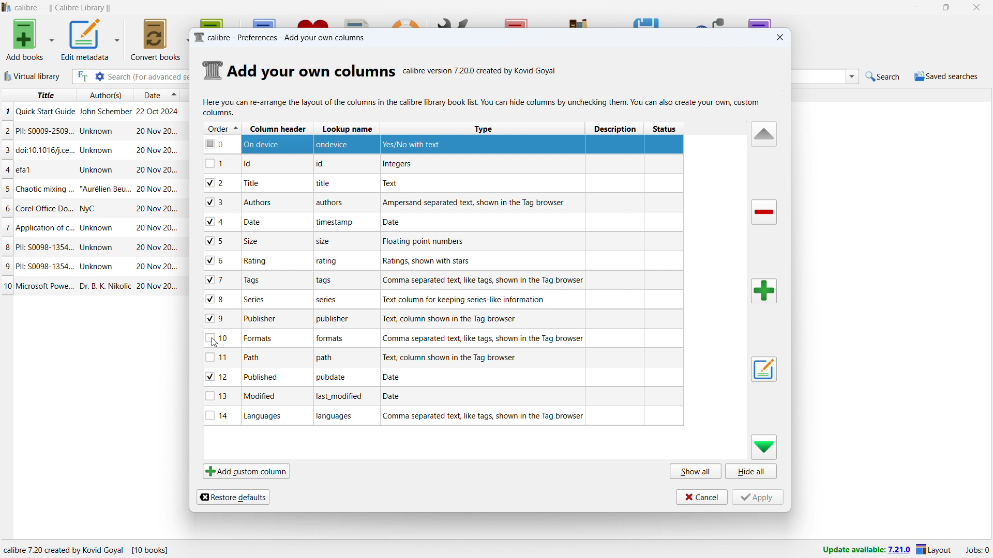 This screenshot has width=993, height=558. I want to click on virtual library, so click(33, 76).